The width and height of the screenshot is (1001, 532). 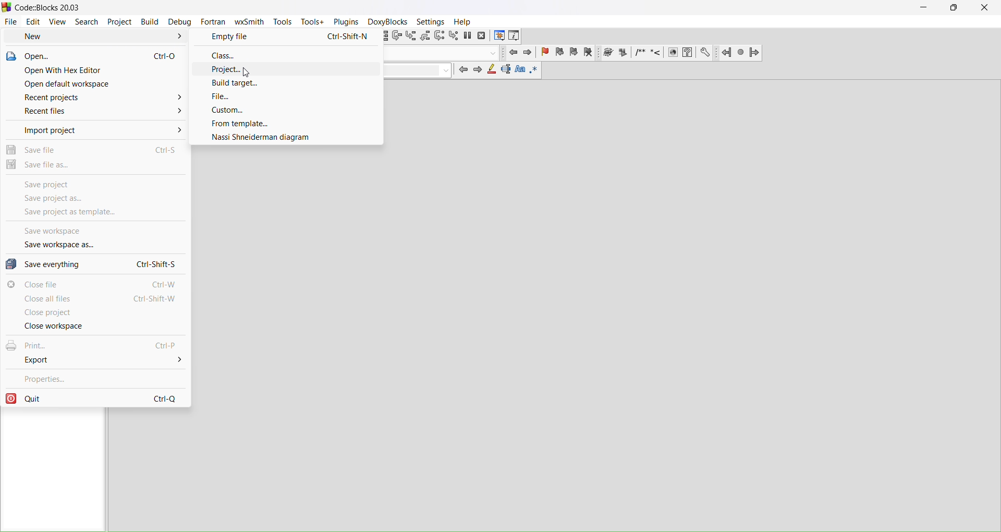 I want to click on project, so click(x=286, y=69).